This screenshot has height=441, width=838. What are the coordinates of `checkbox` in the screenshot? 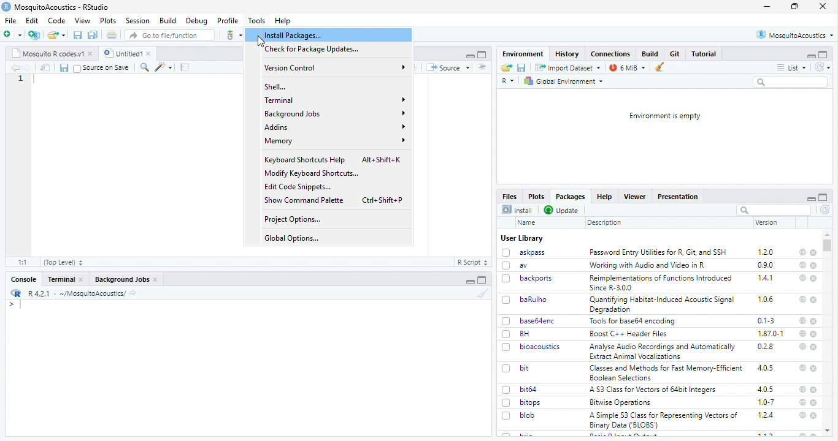 It's located at (506, 416).